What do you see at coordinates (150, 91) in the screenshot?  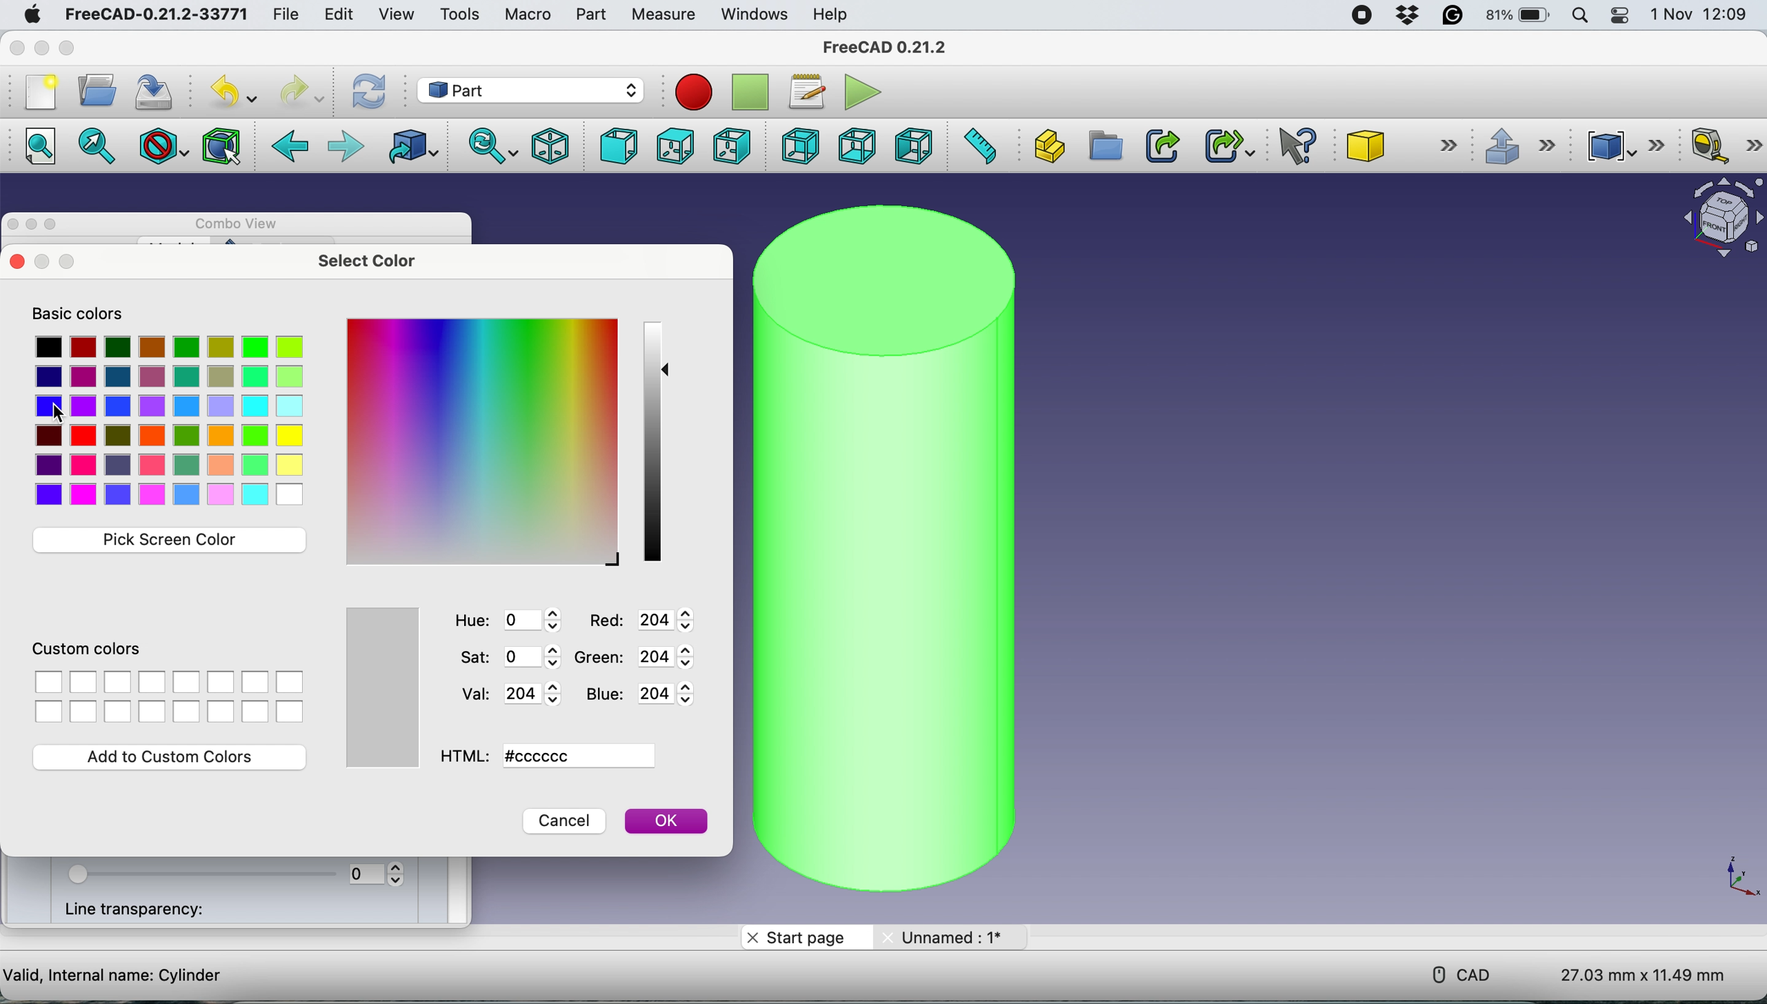 I see `save` at bounding box center [150, 91].